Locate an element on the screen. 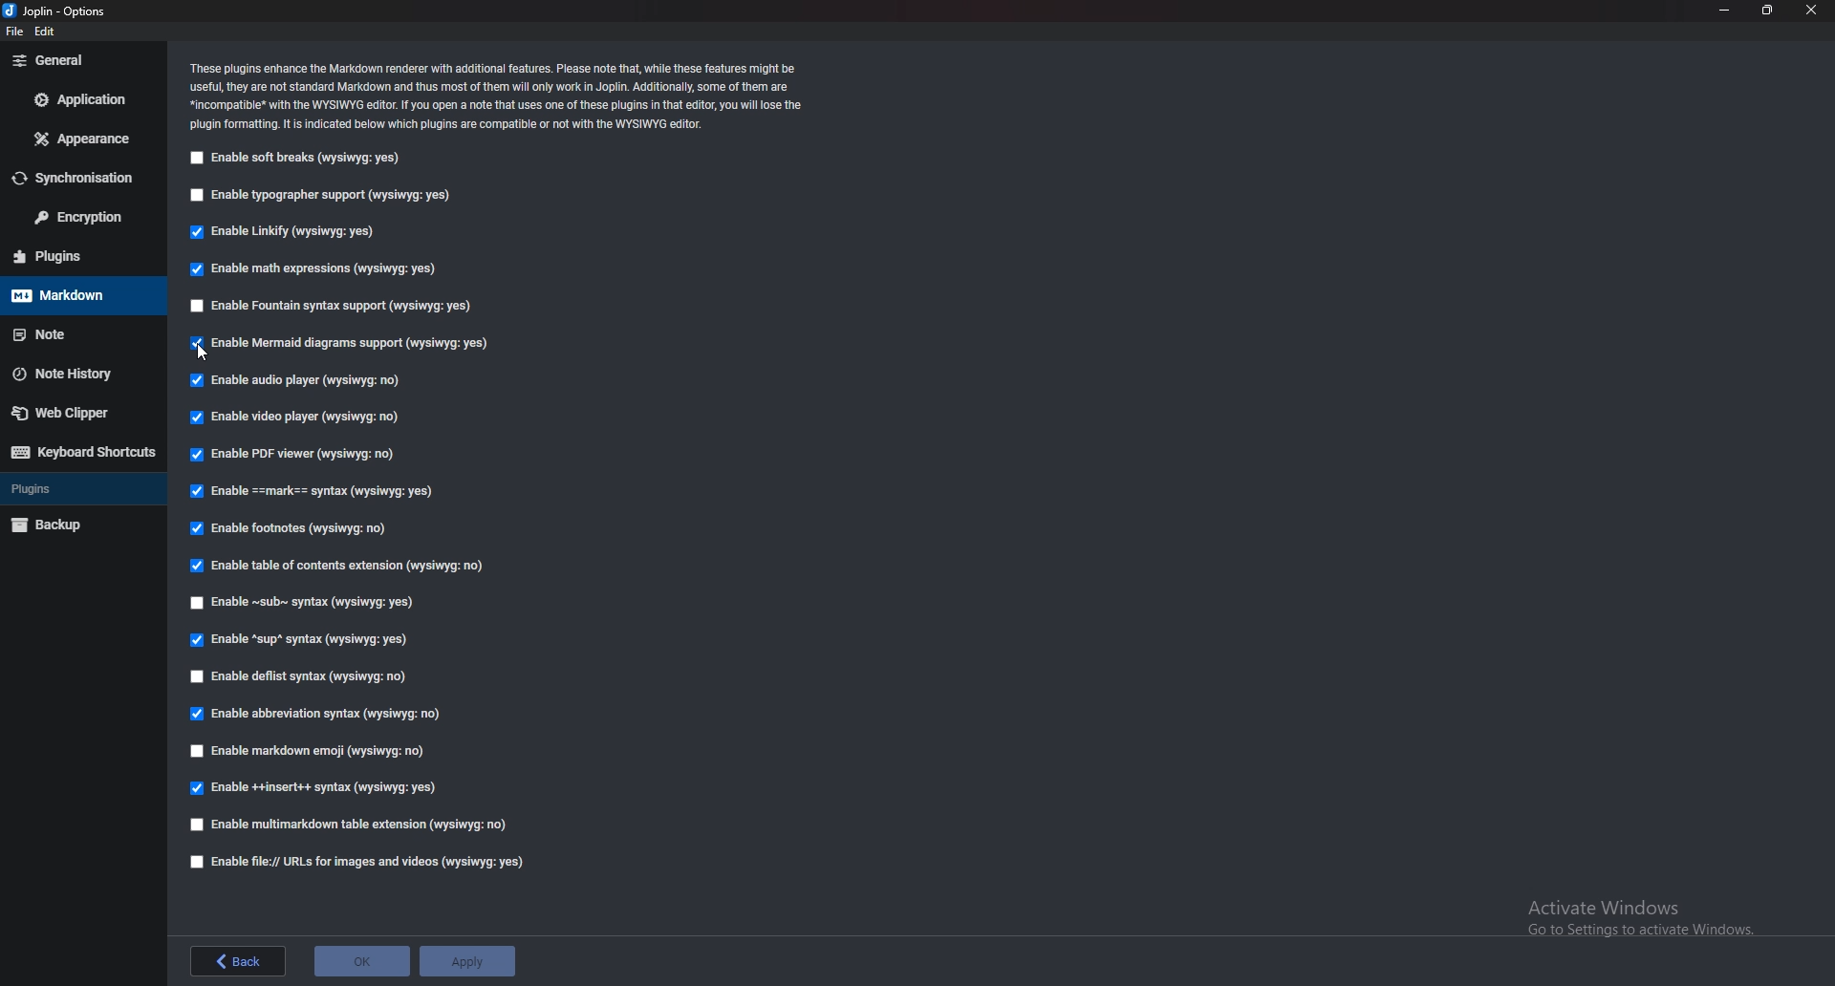  Synchronization is located at coordinates (82, 177).